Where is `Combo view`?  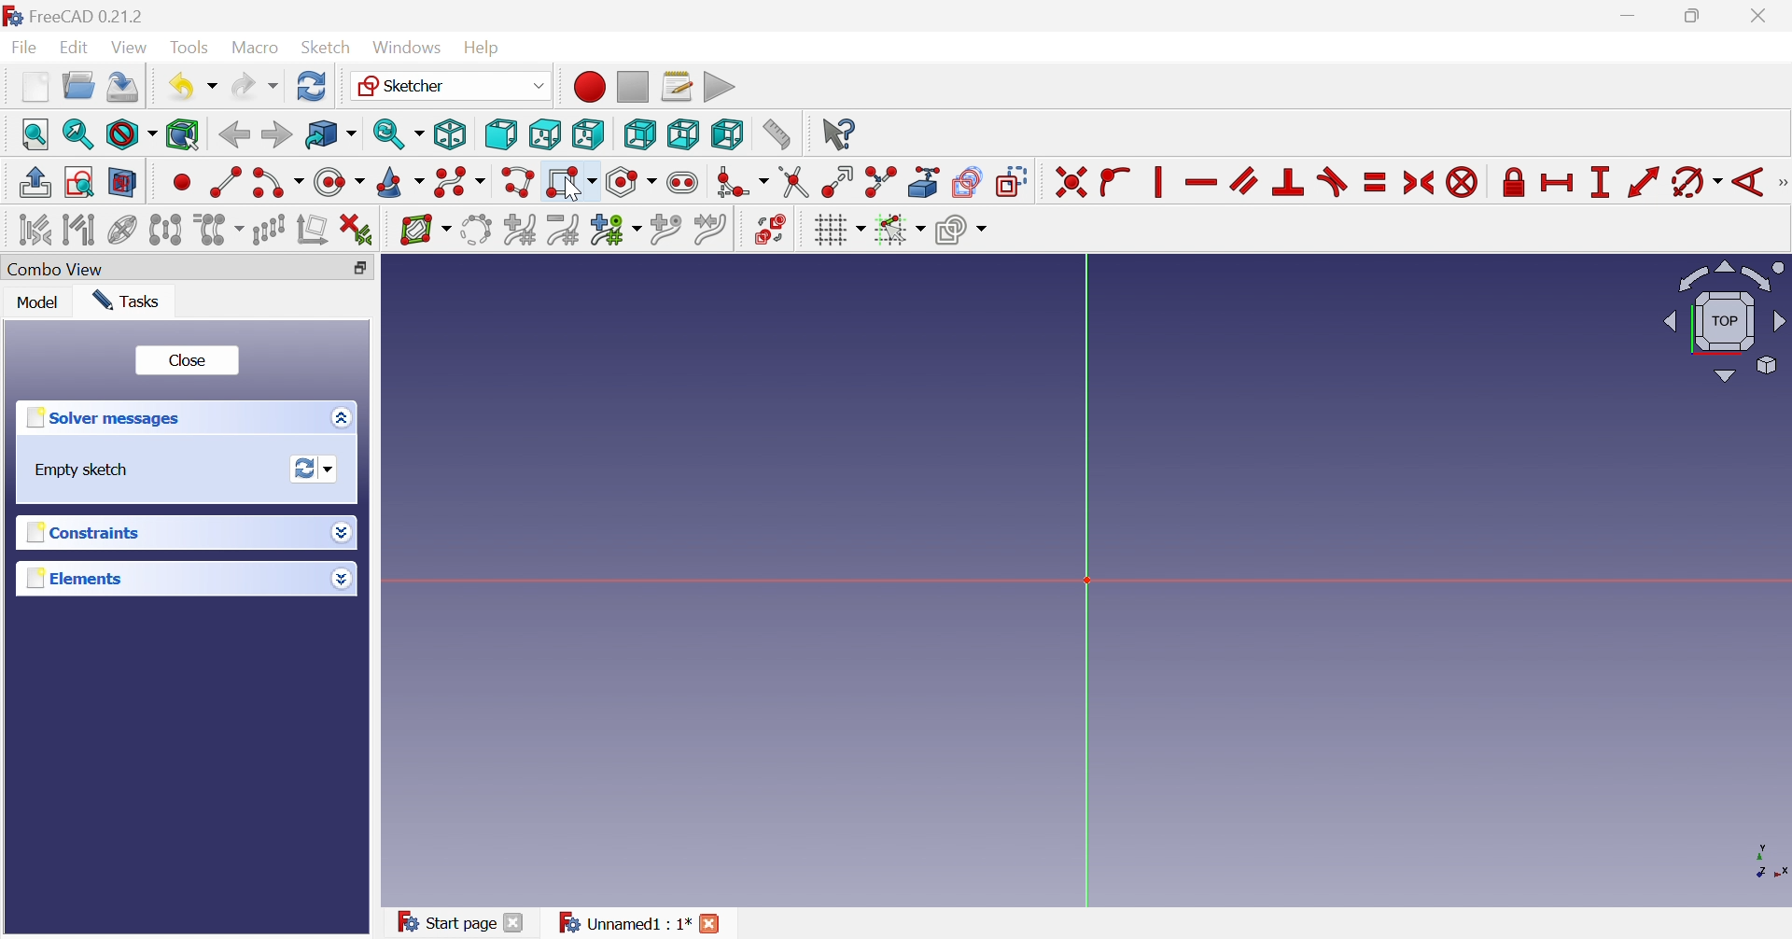
Combo view is located at coordinates (63, 270).